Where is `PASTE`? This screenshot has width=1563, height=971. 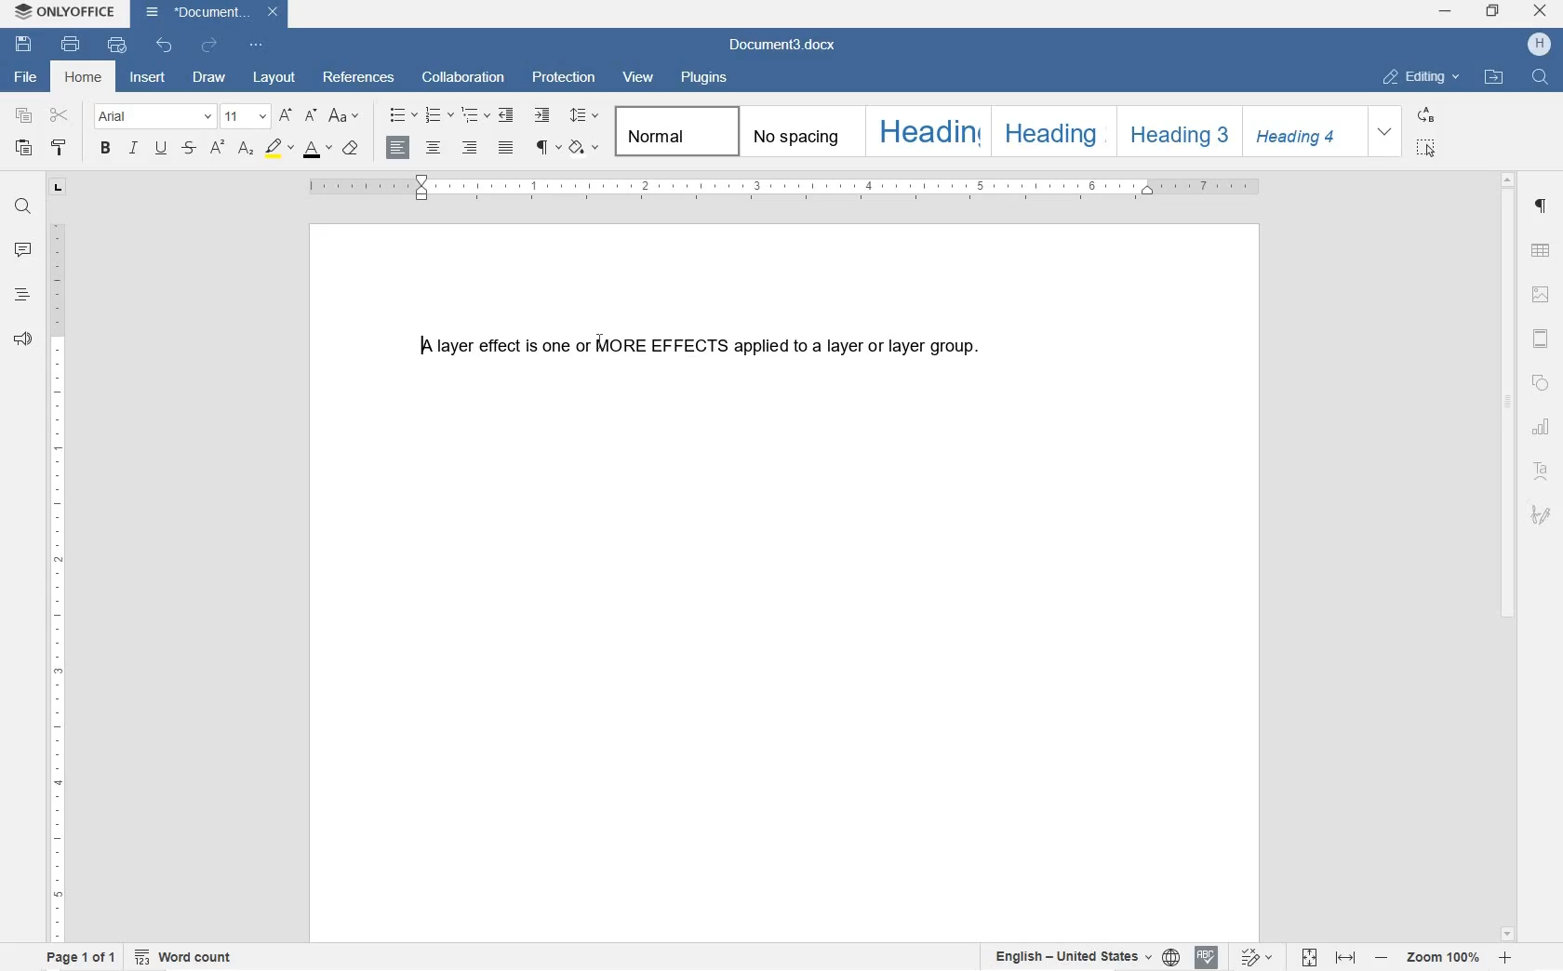
PASTE is located at coordinates (22, 147).